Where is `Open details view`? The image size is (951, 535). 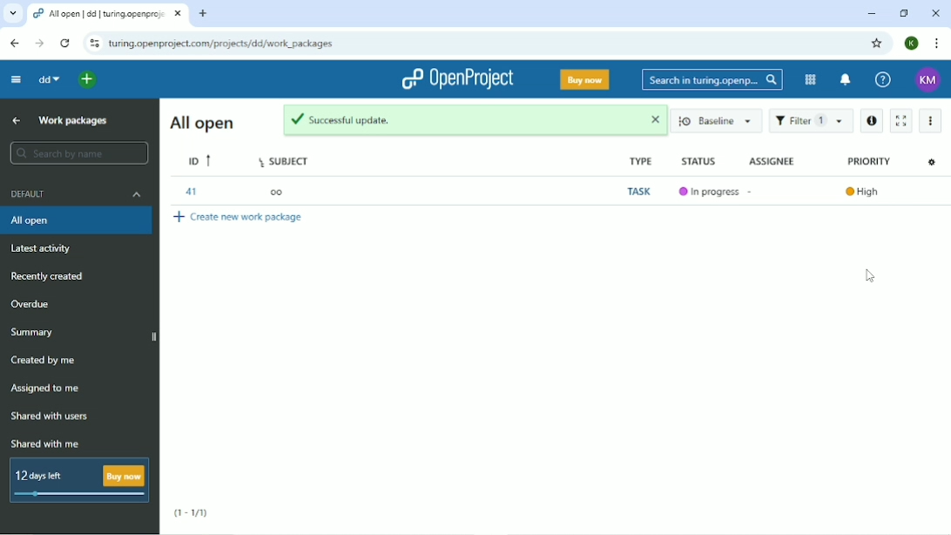
Open details view is located at coordinates (871, 122).